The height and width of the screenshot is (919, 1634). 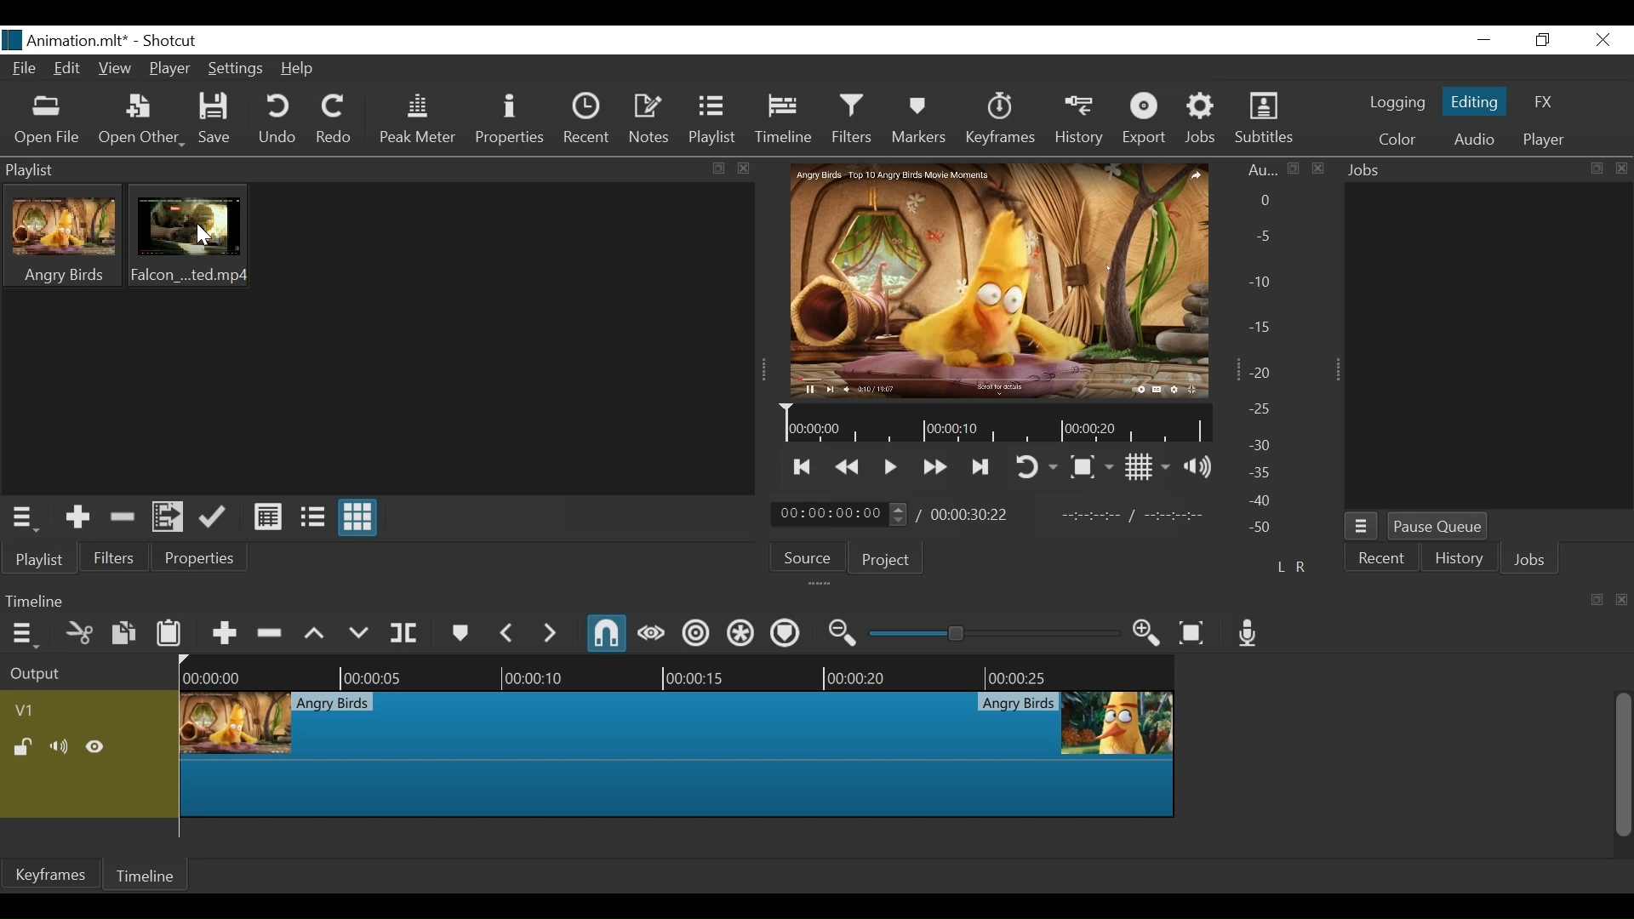 I want to click on L R, so click(x=1291, y=566).